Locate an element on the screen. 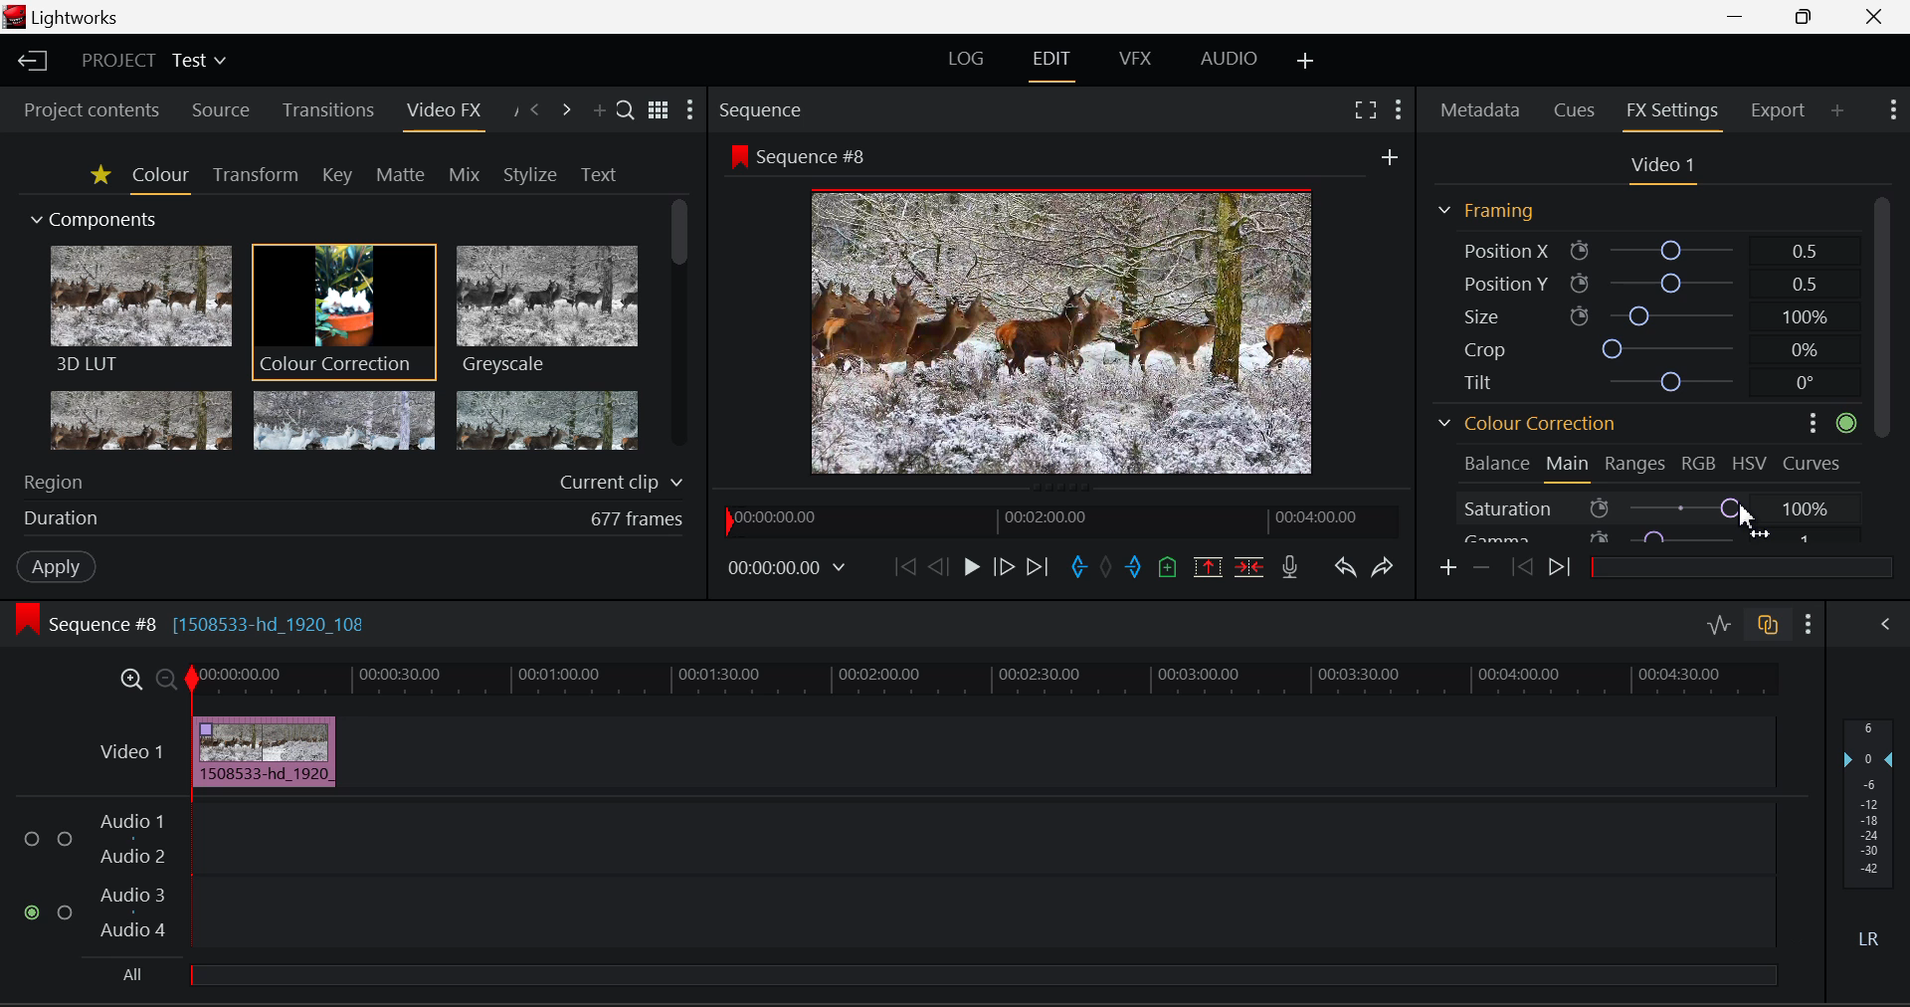 This screenshot has height=1007, width=1910. Text is located at coordinates (599, 174).